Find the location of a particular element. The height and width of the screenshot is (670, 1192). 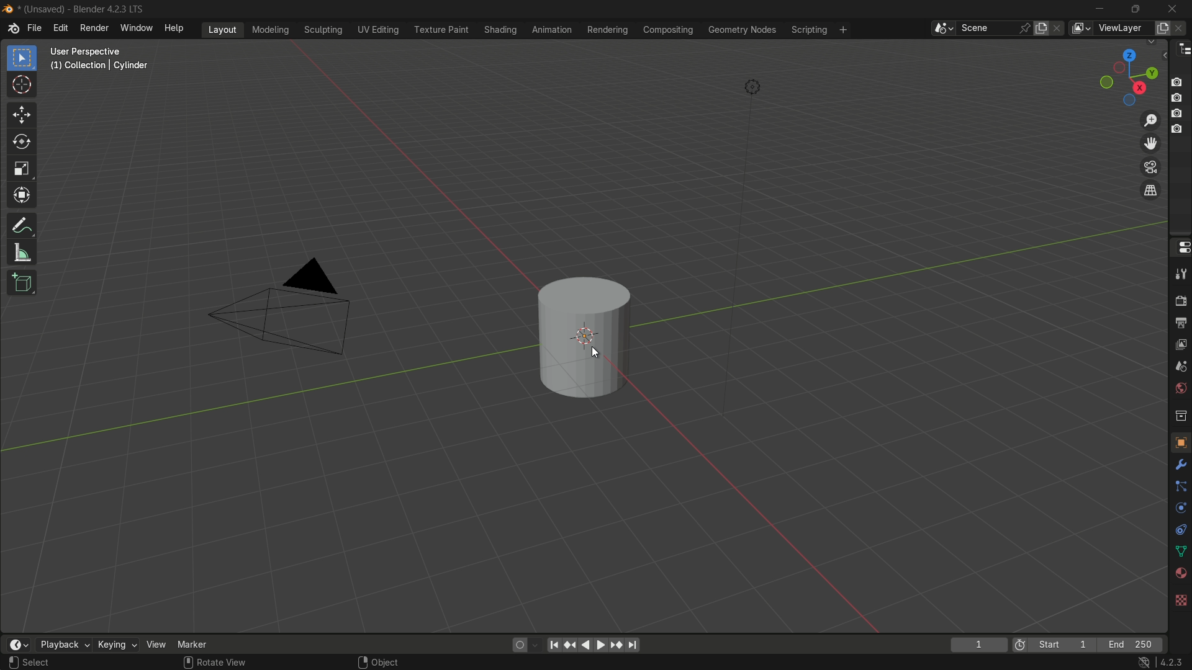

close app is located at coordinates (1175, 8).